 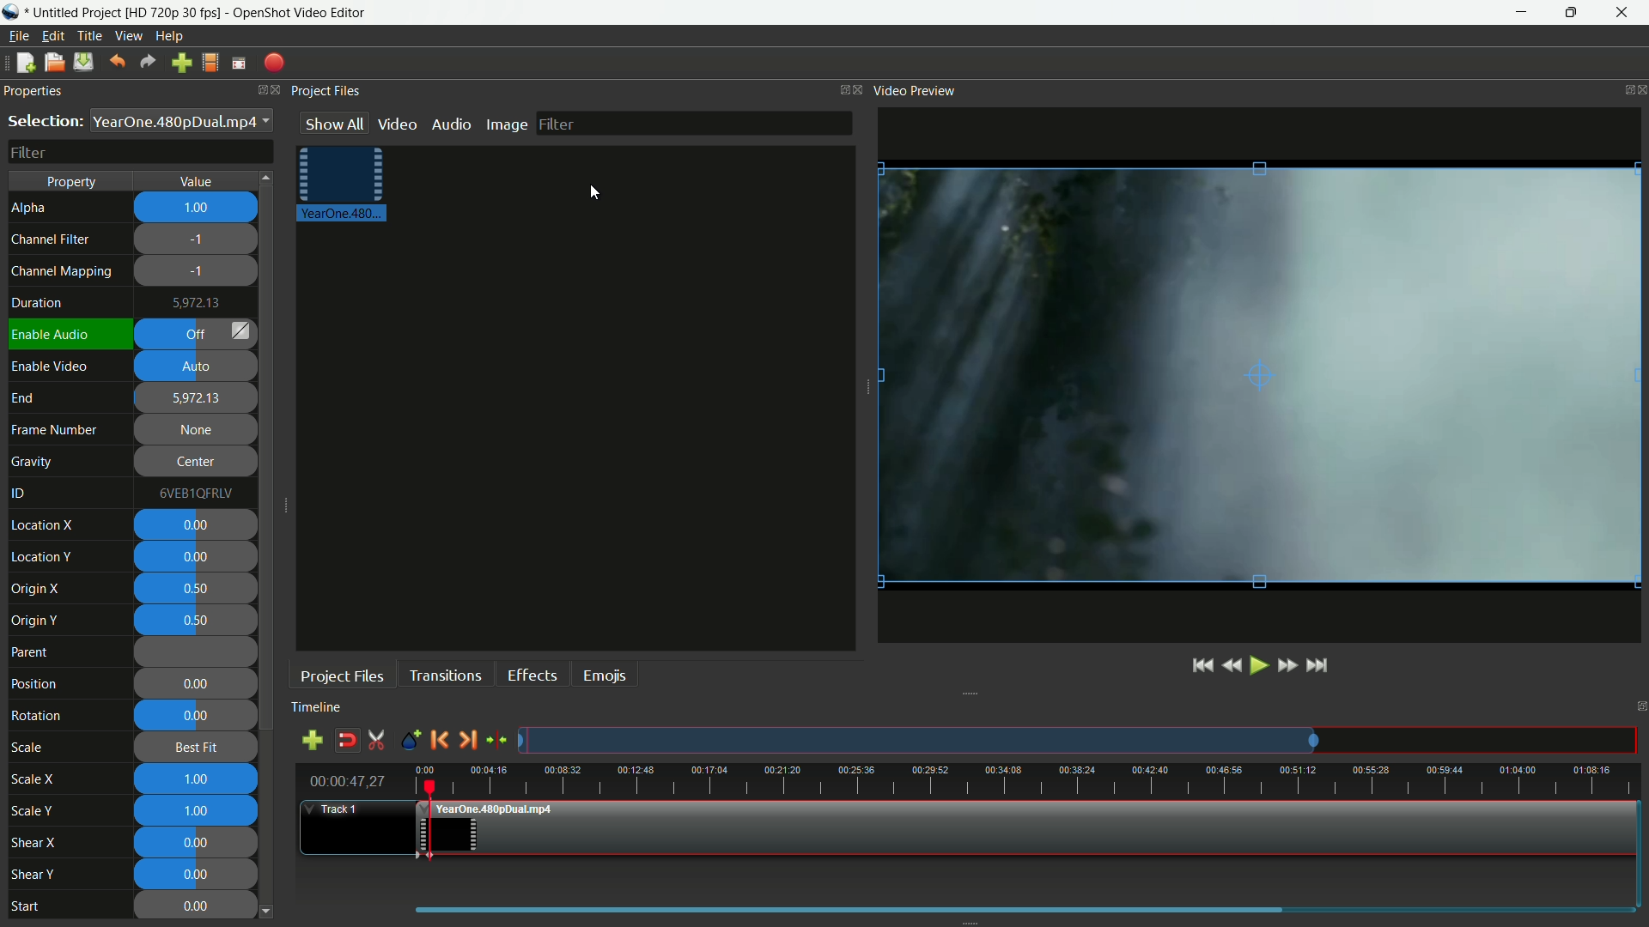 What do you see at coordinates (837, 89) in the screenshot?
I see `change layout` at bounding box center [837, 89].